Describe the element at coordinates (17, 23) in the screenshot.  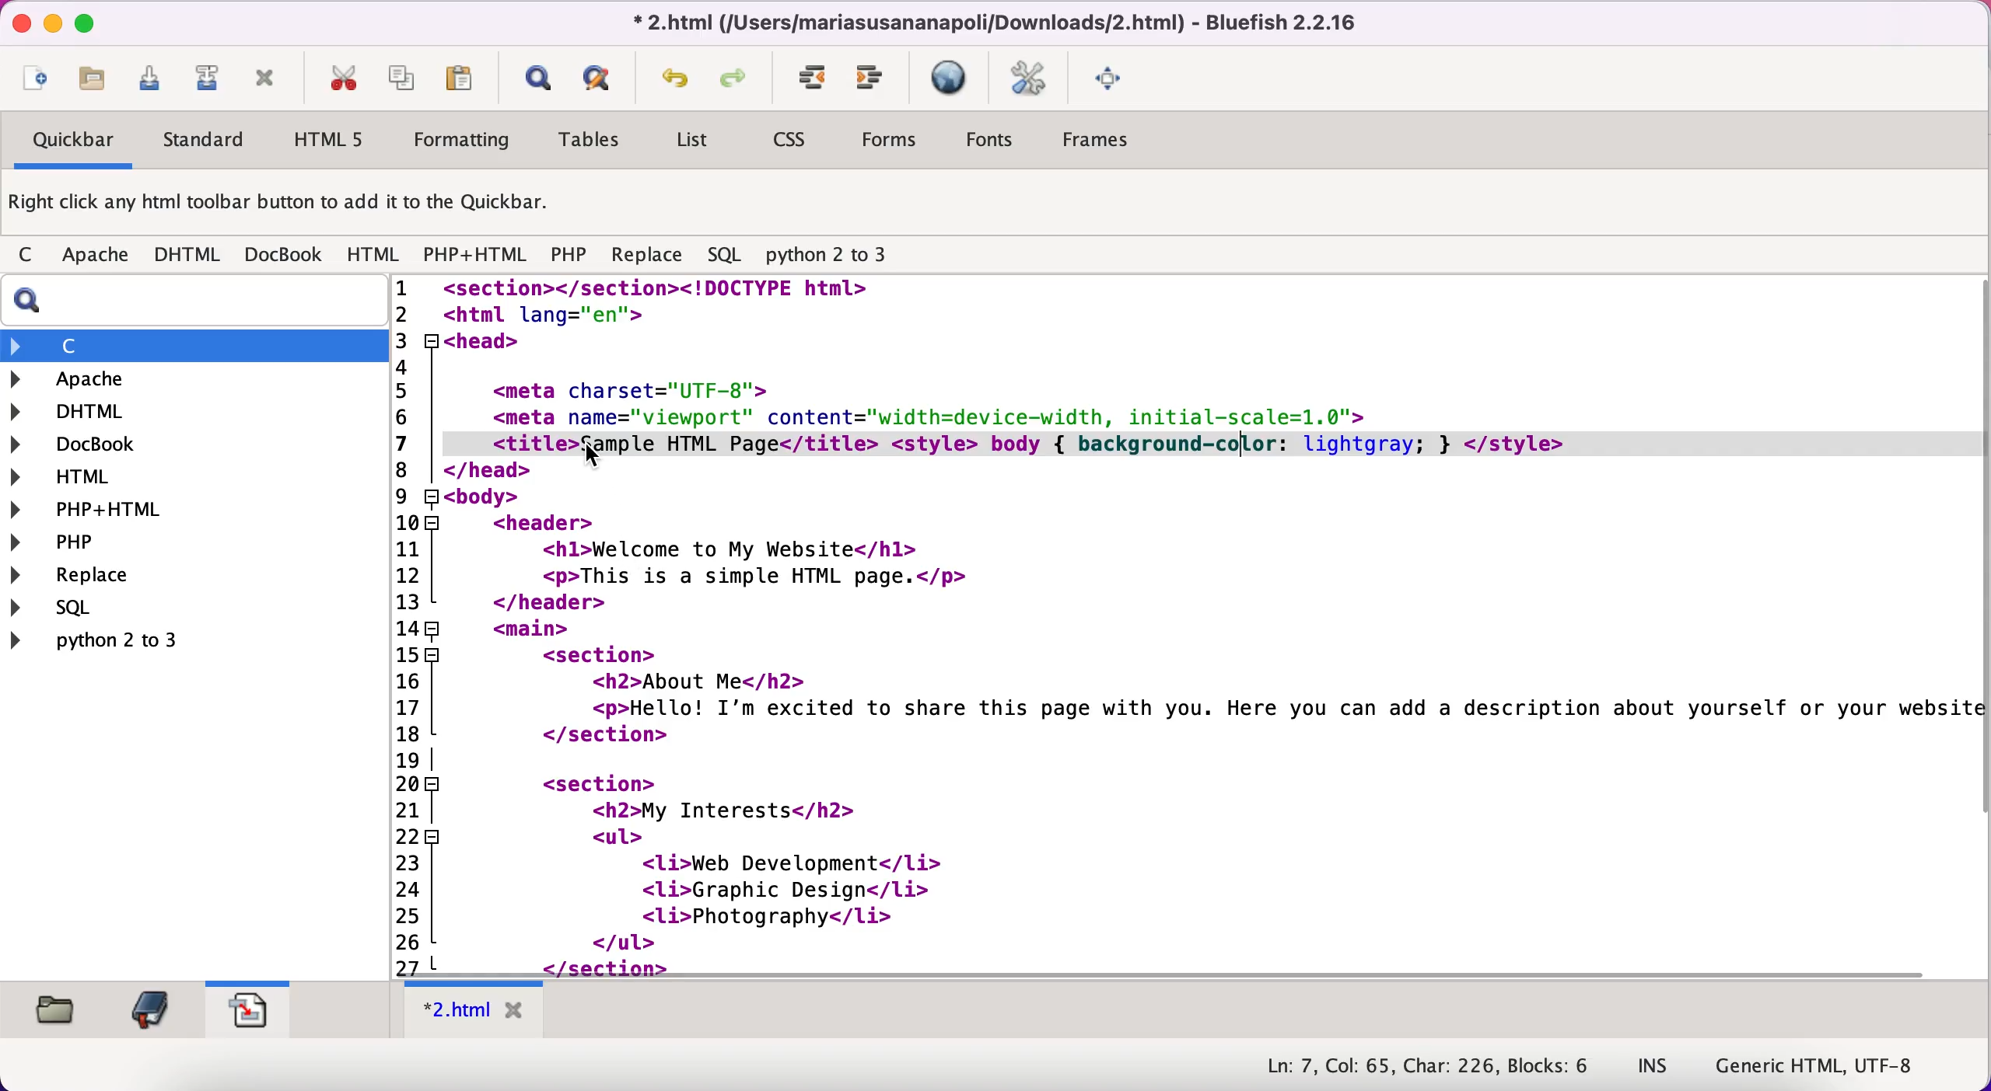
I see `close` at that location.